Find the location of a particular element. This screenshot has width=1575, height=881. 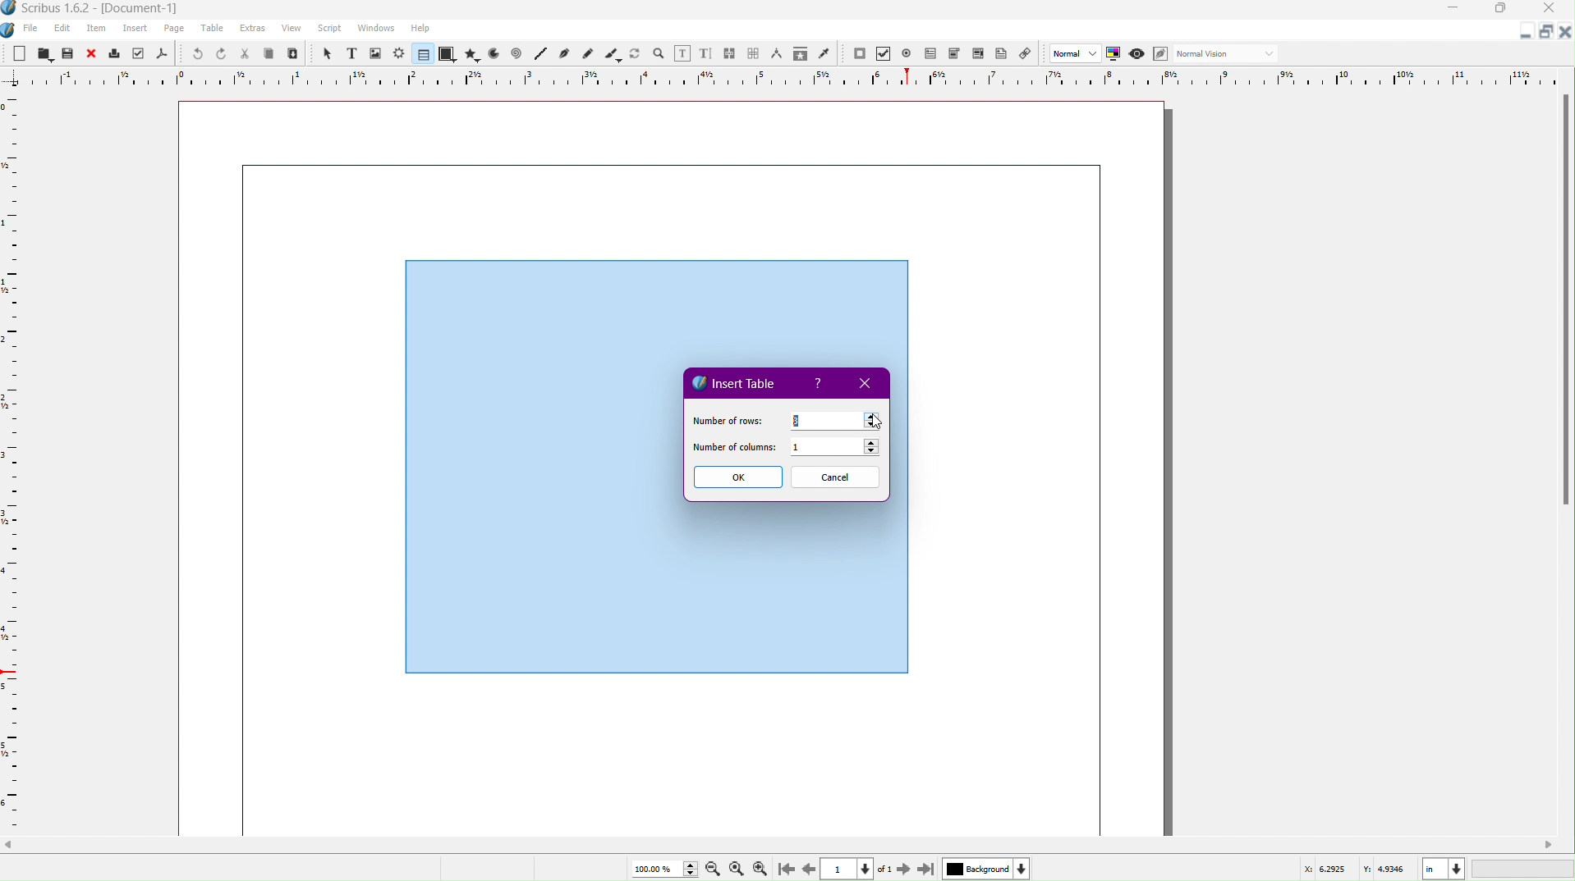

Undo is located at coordinates (193, 53).